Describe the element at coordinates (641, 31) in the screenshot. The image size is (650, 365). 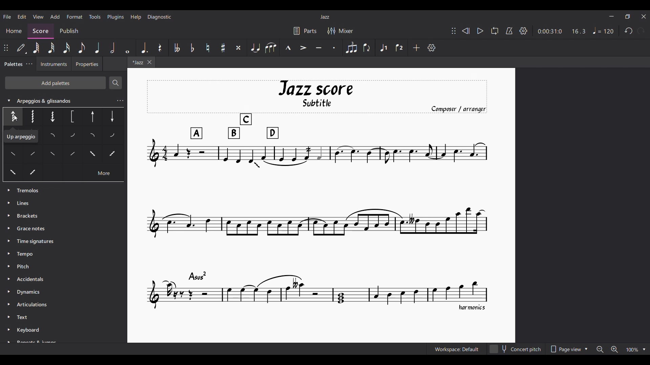
I see `Redo` at that location.